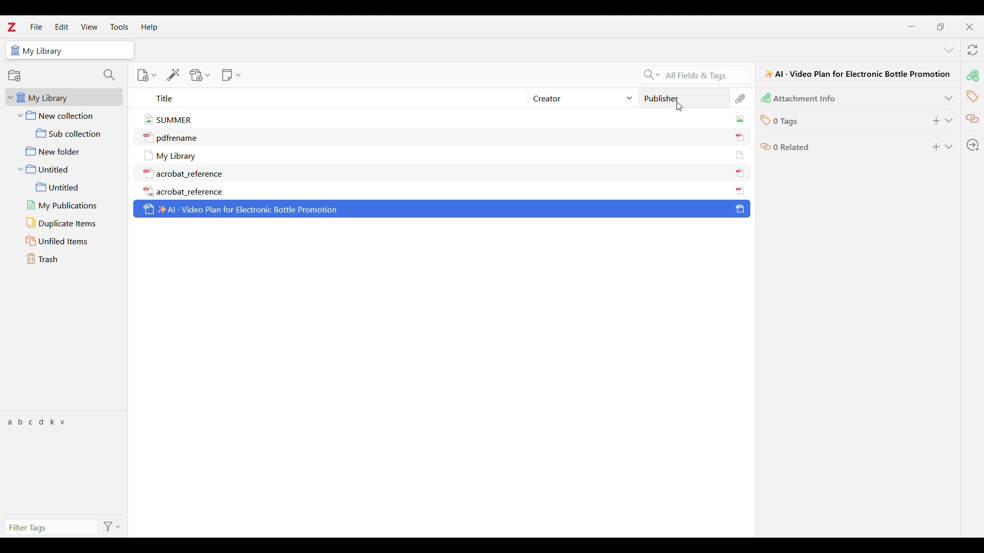  What do you see at coordinates (232, 75) in the screenshot?
I see `New note options` at bounding box center [232, 75].